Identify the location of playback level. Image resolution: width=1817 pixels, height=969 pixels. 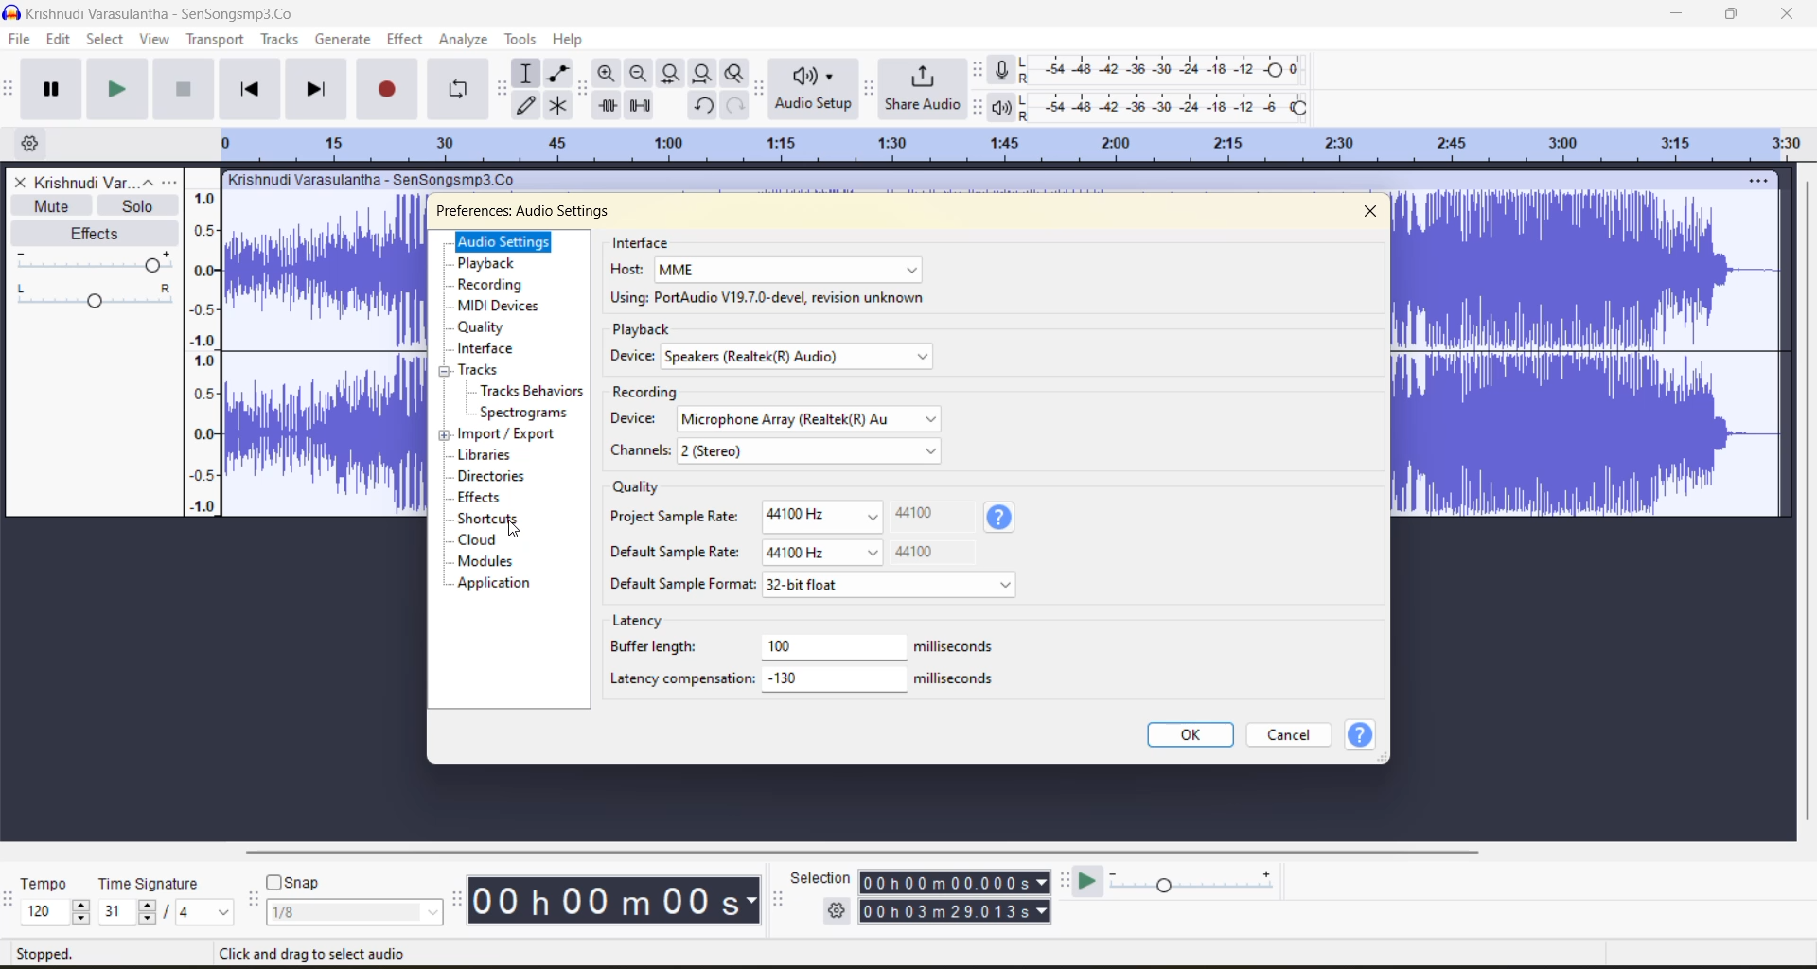
(1169, 105).